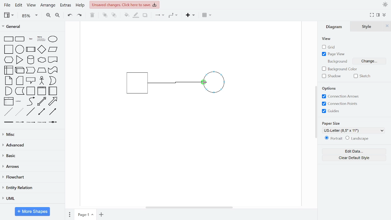 This screenshot has height=220, width=391. What do you see at coordinates (9, 39) in the screenshot?
I see `rectangle` at bounding box center [9, 39].